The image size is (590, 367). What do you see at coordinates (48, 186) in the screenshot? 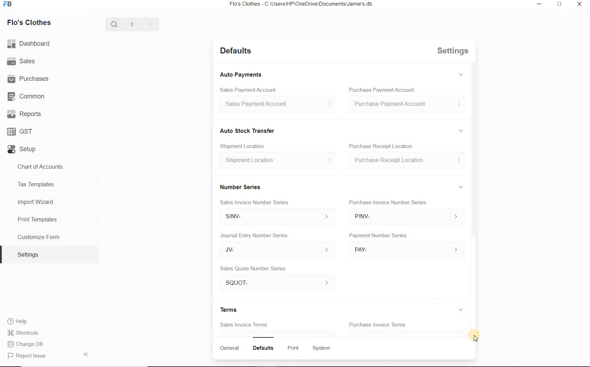
I see `Tax Templates` at bounding box center [48, 186].